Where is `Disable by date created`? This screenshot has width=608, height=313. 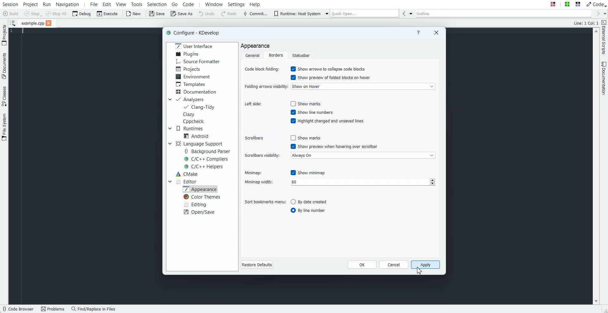 Disable by date created is located at coordinates (313, 201).